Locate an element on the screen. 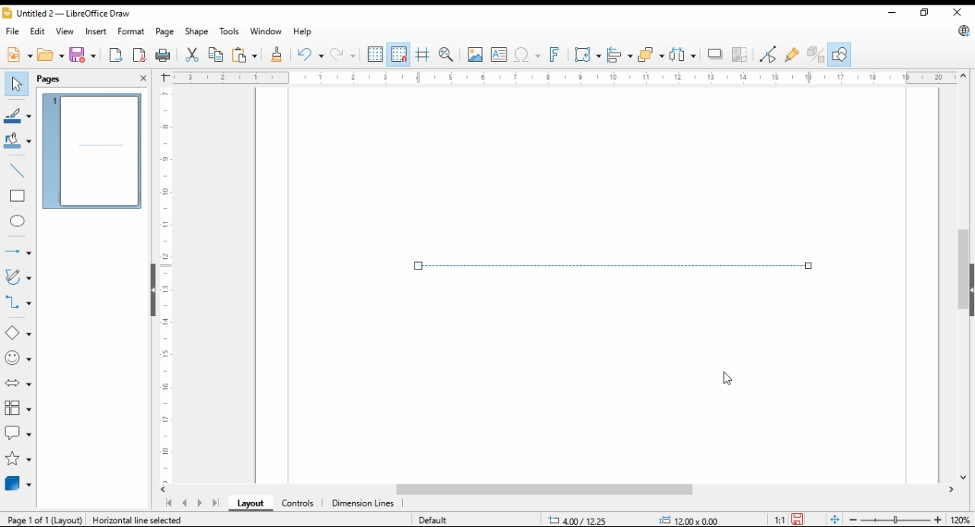 Image resolution: width=975 pixels, height=527 pixels. copy is located at coordinates (217, 54).